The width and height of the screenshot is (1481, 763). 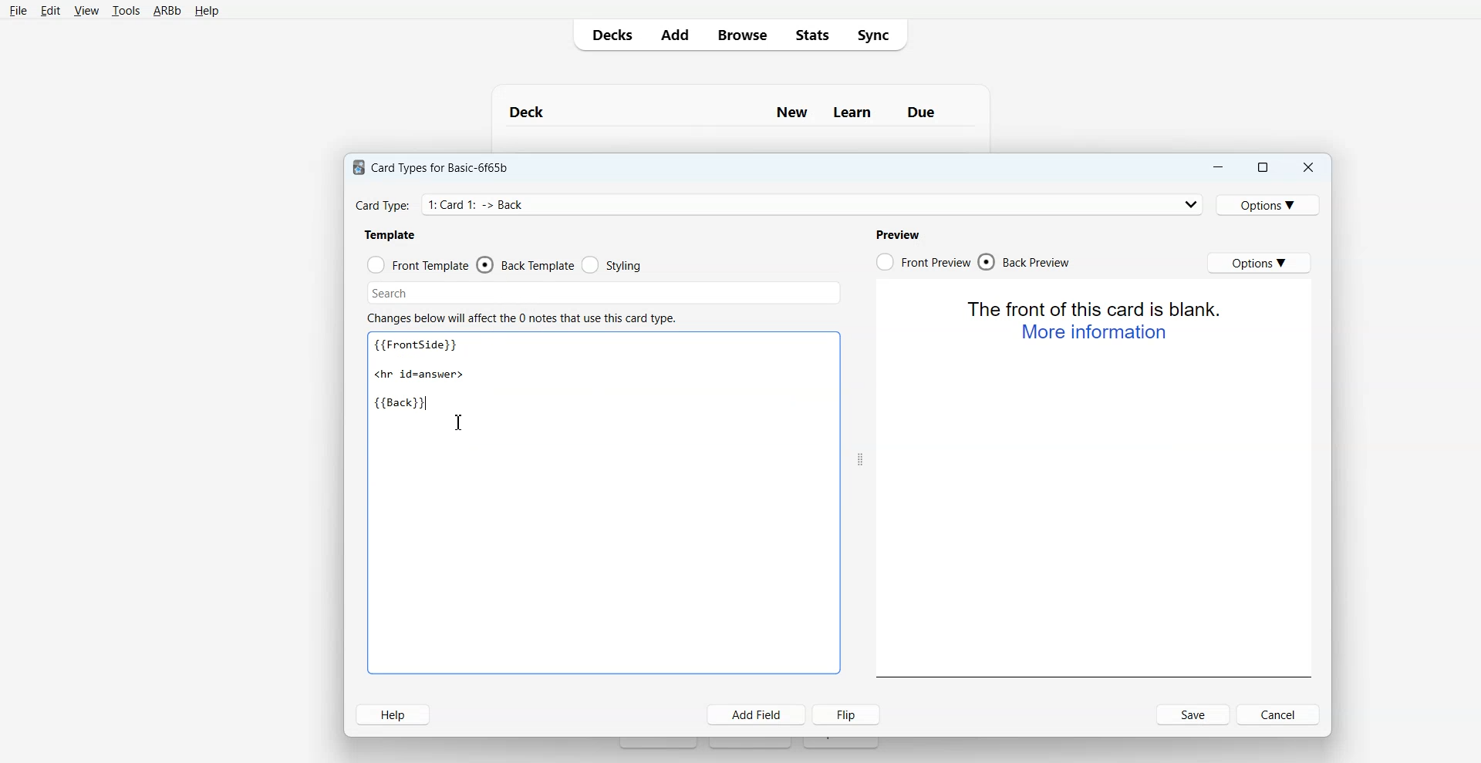 I want to click on Minimize, so click(x=1219, y=166).